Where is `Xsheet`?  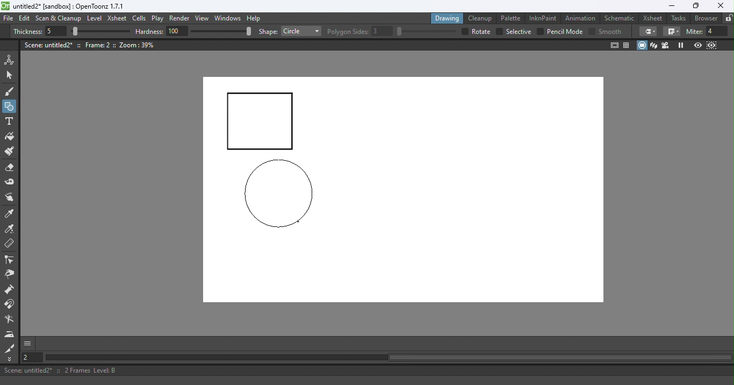 Xsheet is located at coordinates (654, 18).